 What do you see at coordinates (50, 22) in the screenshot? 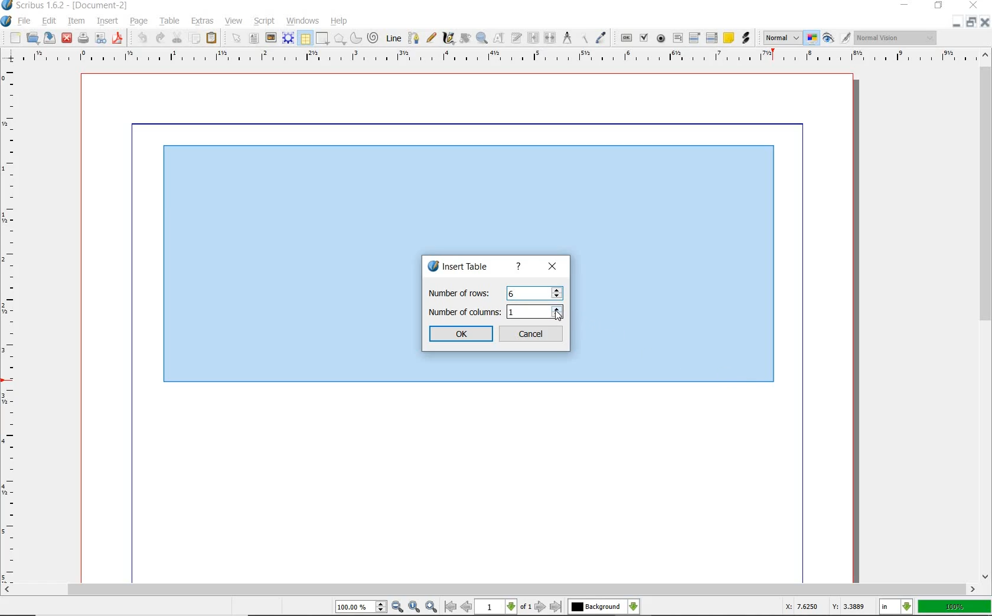
I see `edit` at bounding box center [50, 22].